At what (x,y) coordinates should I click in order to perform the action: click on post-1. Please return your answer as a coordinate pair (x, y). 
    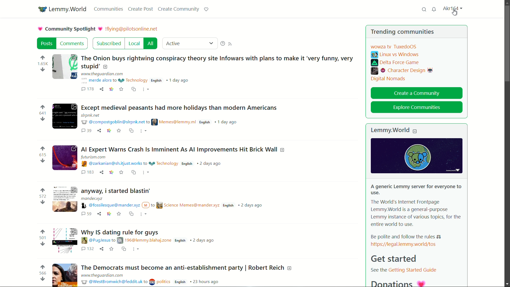
    Looking at the image, I should click on (219, 62).